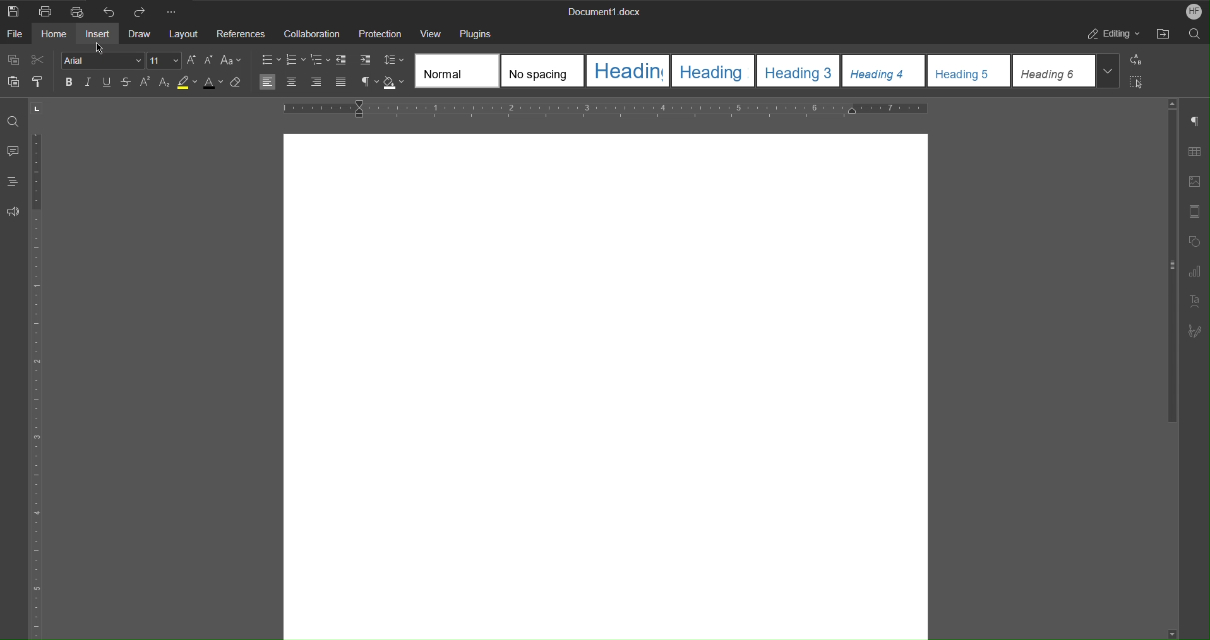 This screenshot has width=1210, height=640. What do you see at coordinates (318, 83) in the screenshot?
I see `Right Align` at bounding box center [318, 83].